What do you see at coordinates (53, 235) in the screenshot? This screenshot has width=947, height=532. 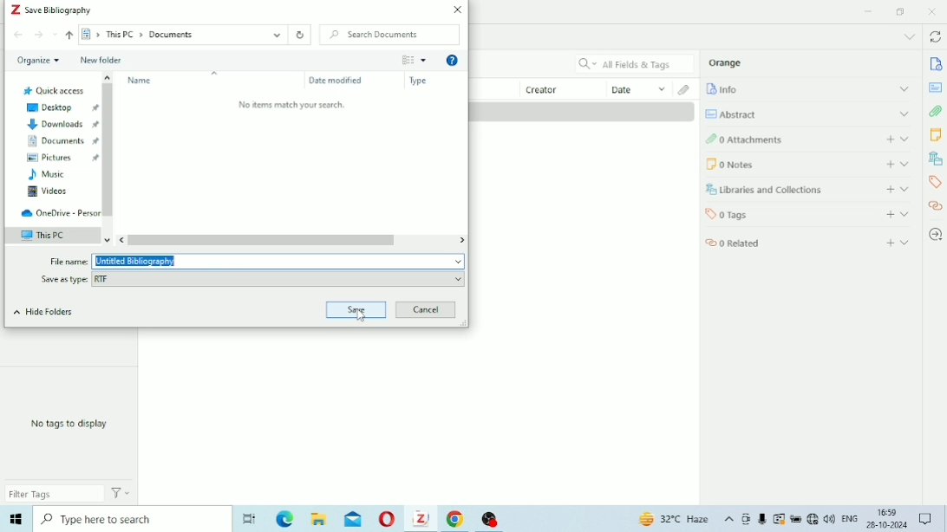 I see `This PC` at bounding box center [53, 235].